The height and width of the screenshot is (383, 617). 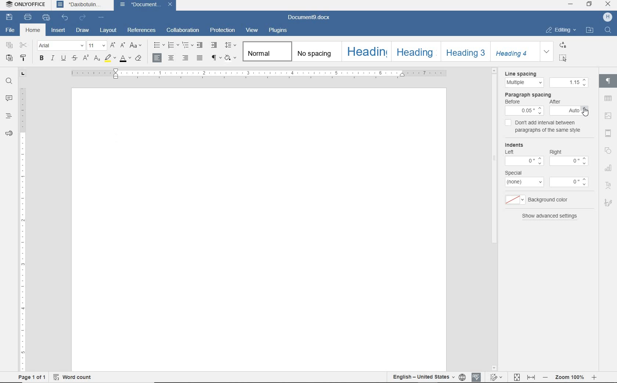 I want to click on Heading 4, so click(x=515, y=51).